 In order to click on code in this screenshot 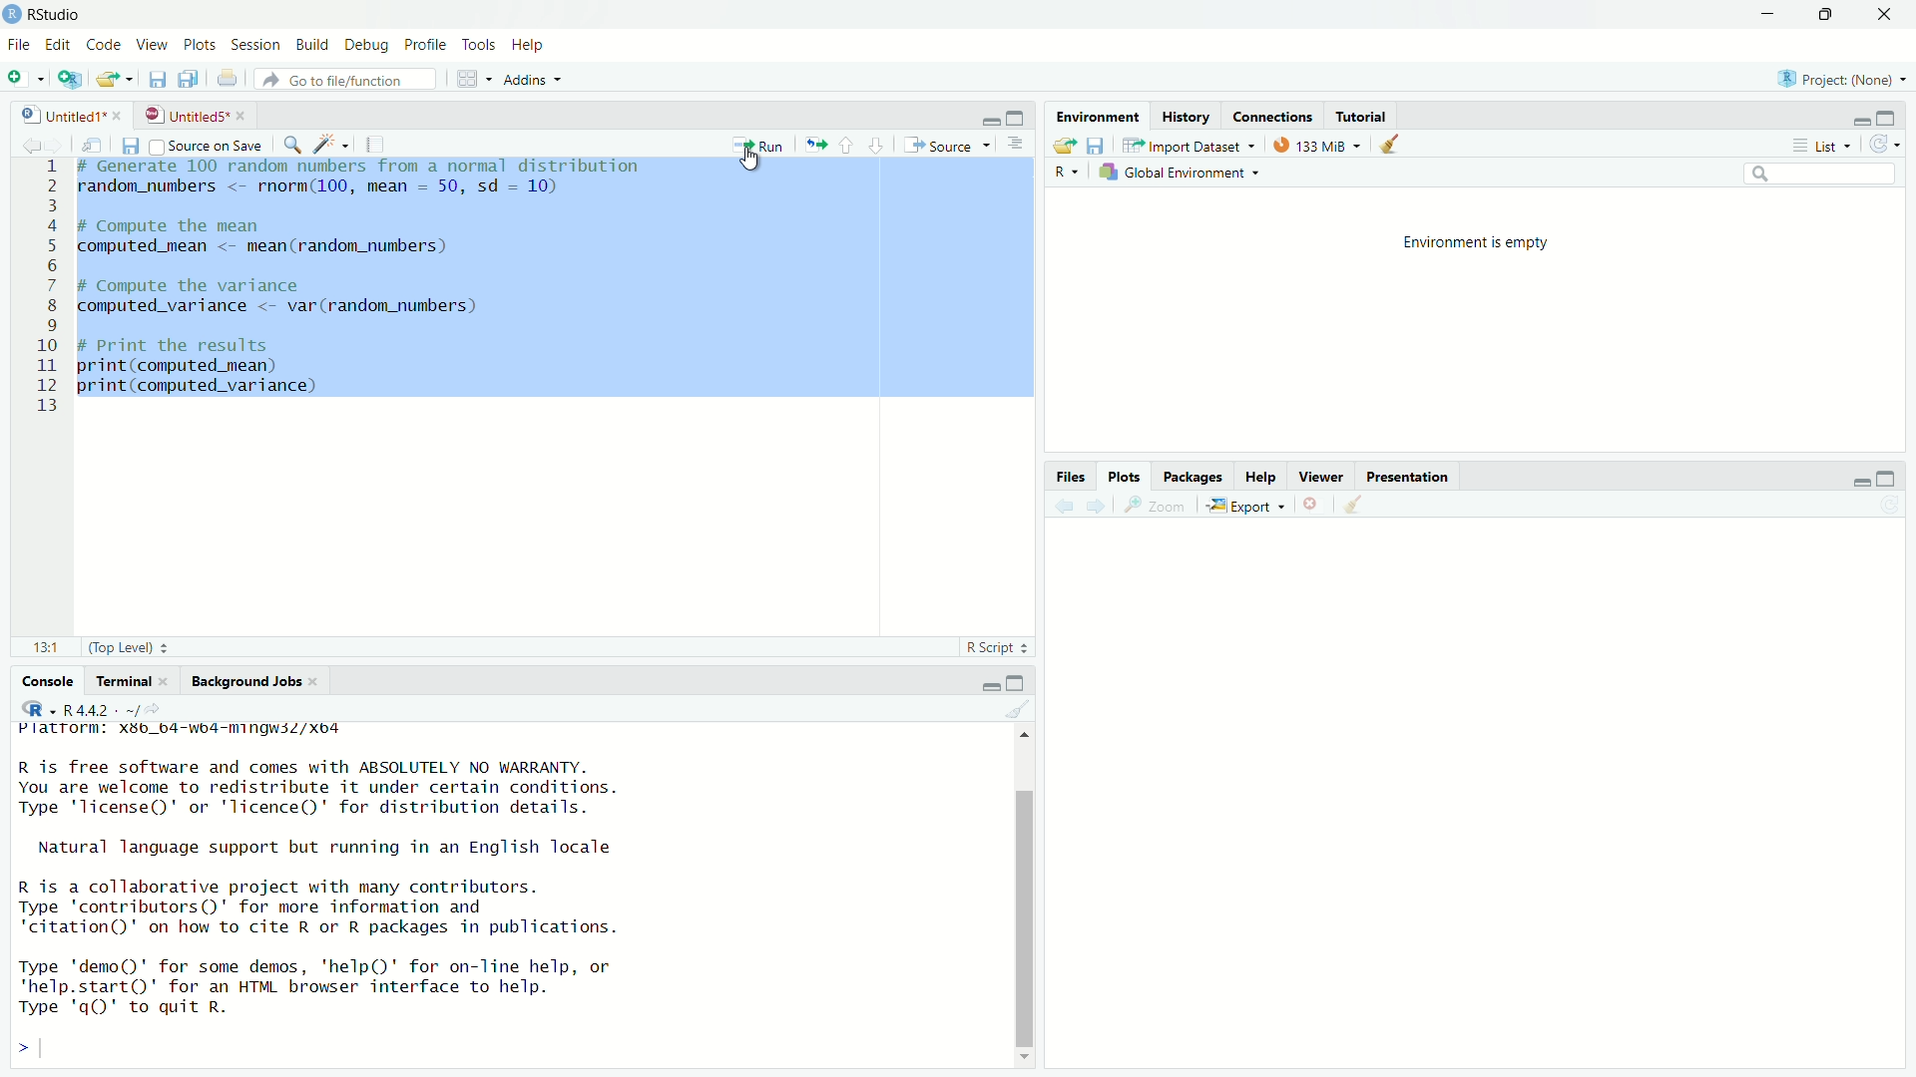, I will do `click(104, 45)`.